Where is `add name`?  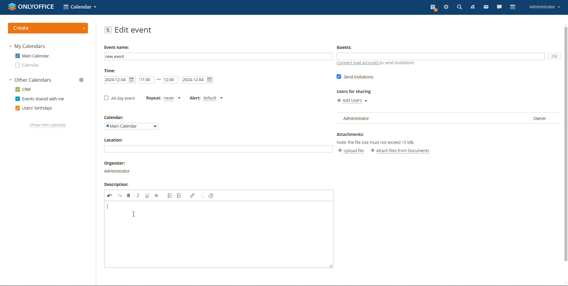 add name is located at coordinates (218, 57).